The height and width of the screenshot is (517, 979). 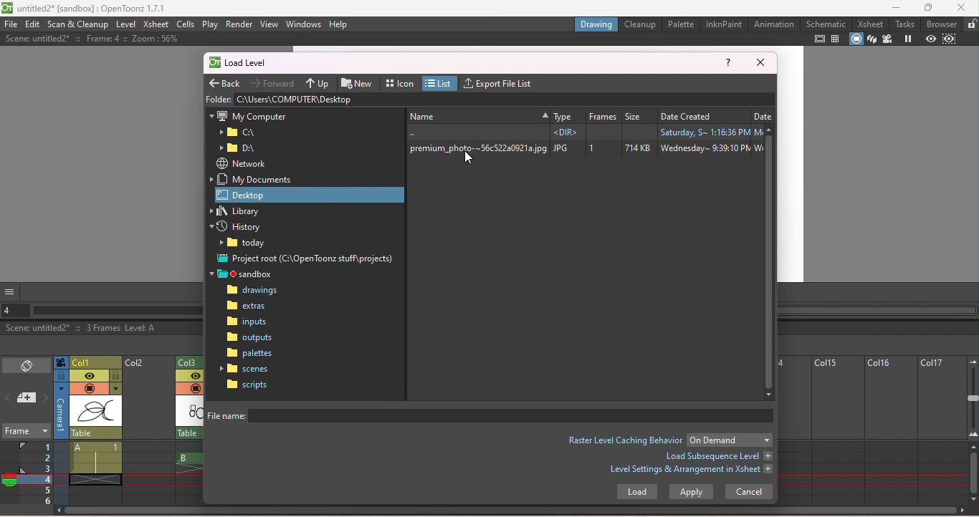 I want to click on Apply, so click(x=692, y=493).